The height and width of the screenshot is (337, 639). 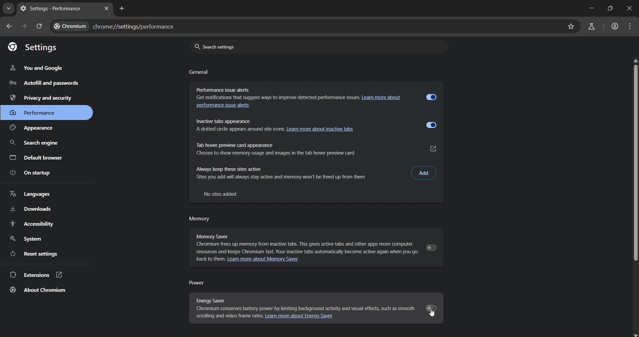 What do you see at coordinates (37, 128) in the screenshot?
I see `appearance` at bounding box center [37, 128].